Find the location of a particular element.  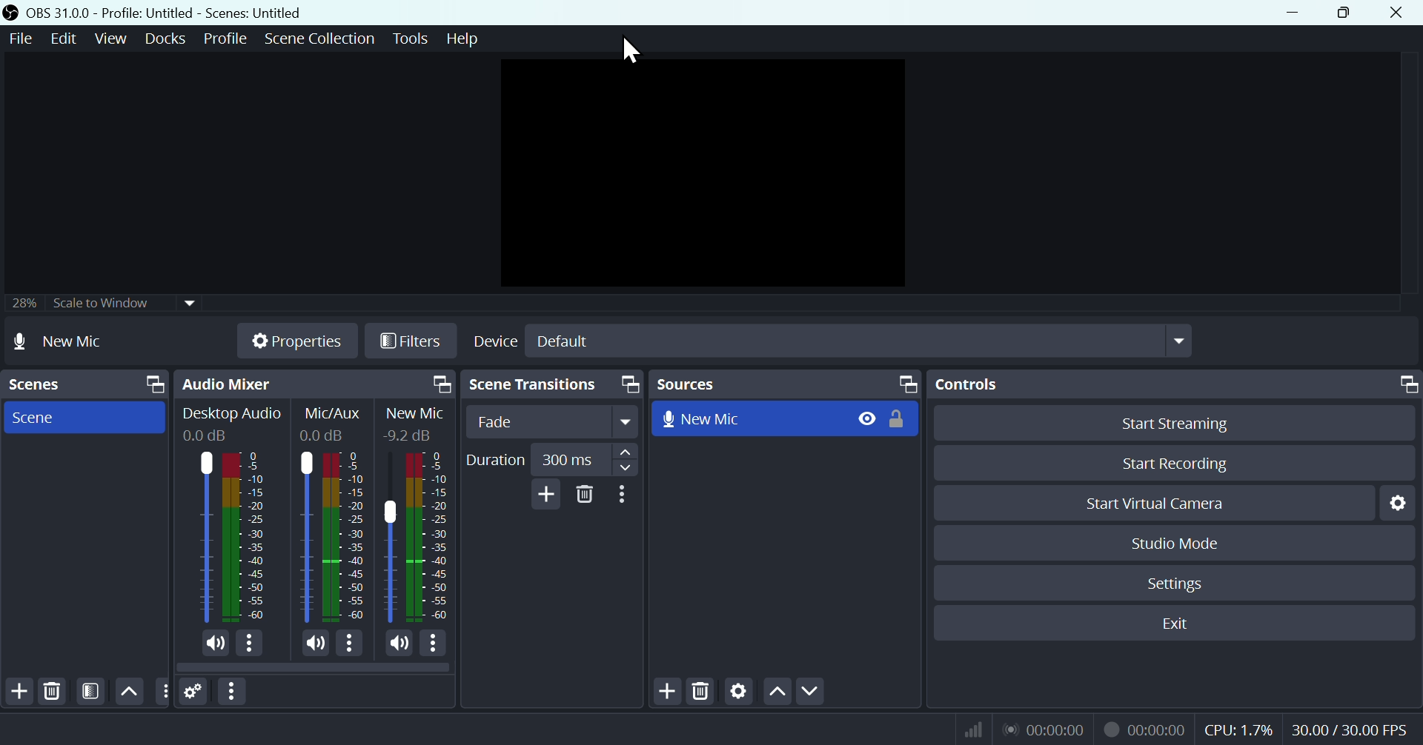

Restore is located at coordinates (1347, 13).